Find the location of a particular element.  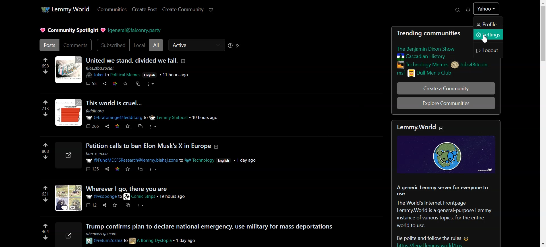

profile picture is located at coordinates (68, 69).